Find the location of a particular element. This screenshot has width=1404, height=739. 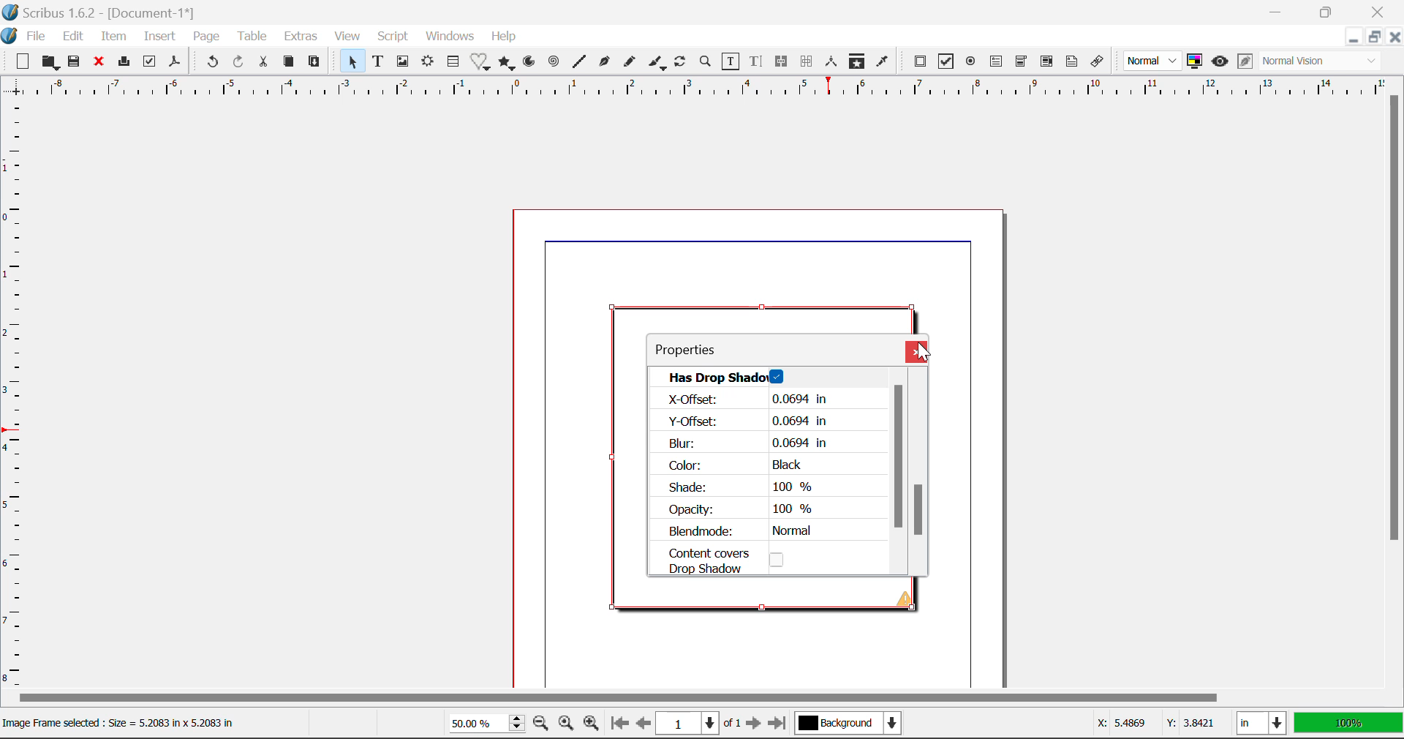

Help is located at coordinates (505, 37).